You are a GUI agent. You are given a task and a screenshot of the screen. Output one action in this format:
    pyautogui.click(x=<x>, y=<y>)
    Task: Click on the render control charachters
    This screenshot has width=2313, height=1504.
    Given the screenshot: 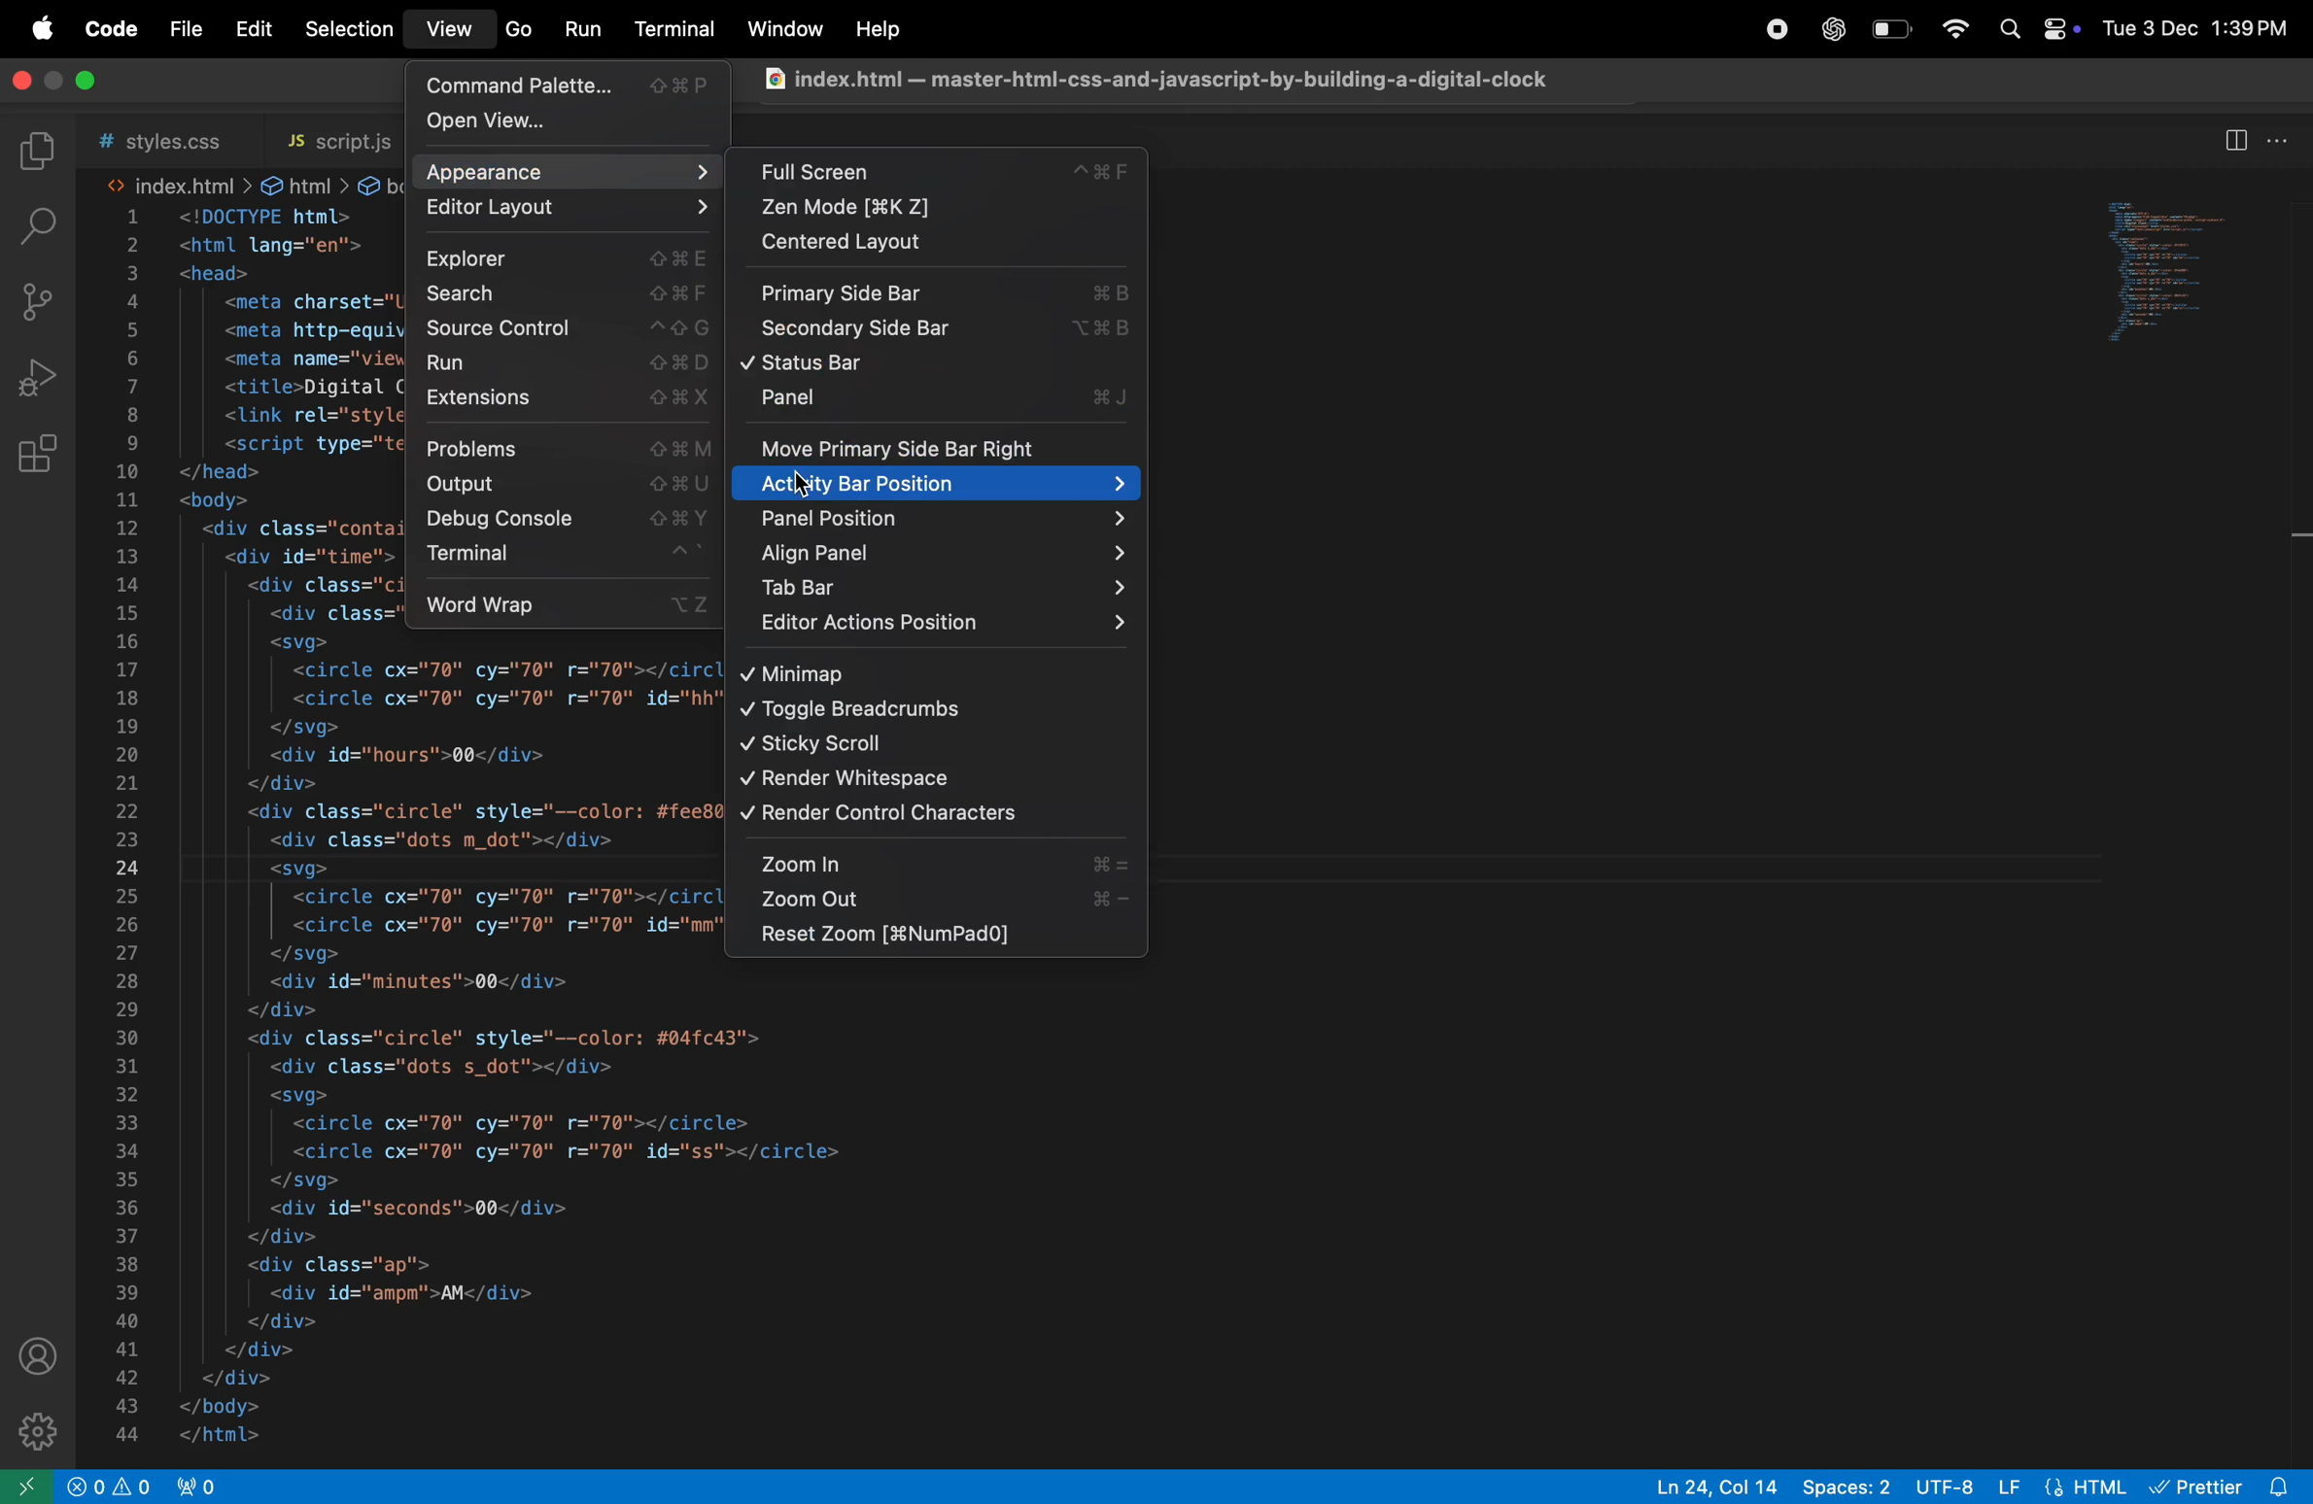 What is the action you would take?
    pyautogui.click(x=937, y=816)
    